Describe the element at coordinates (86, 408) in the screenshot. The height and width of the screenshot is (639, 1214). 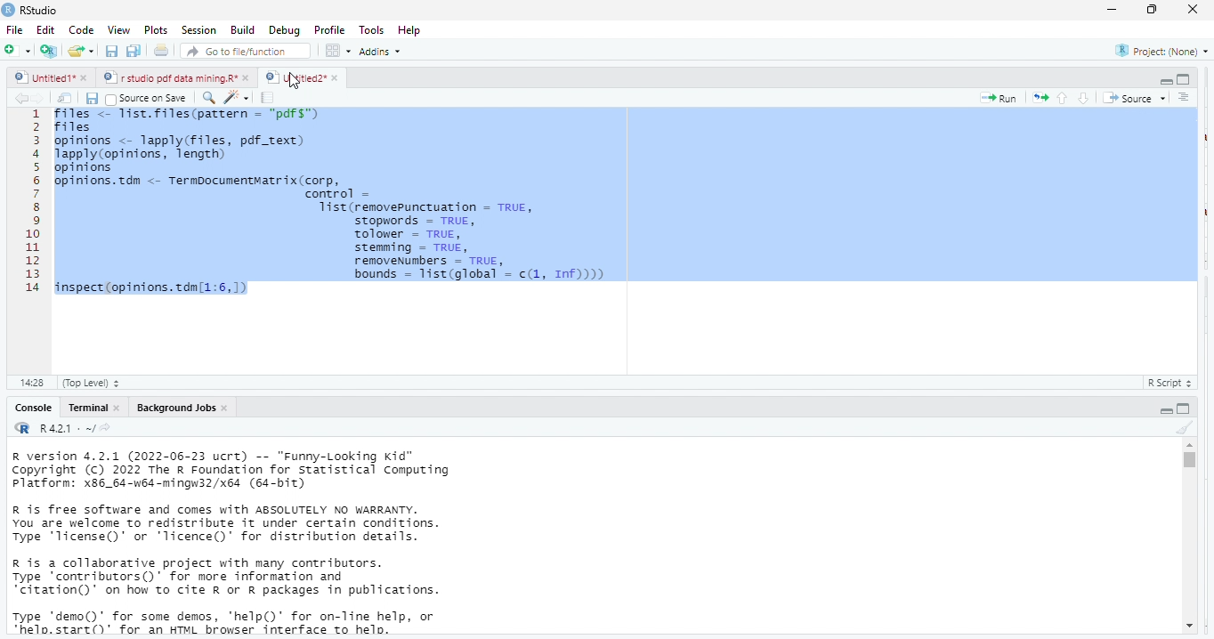
I see `terminal` at that location.